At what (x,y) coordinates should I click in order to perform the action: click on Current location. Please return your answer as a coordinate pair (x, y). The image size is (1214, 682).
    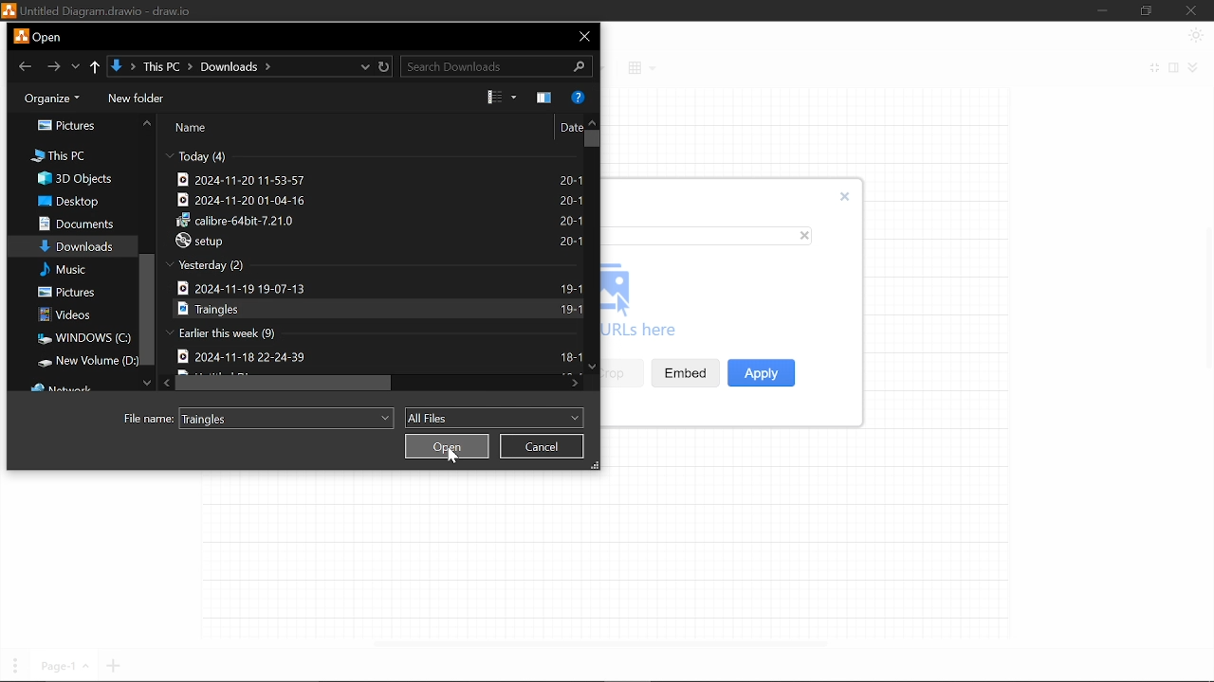
    Looking at the image, I should click on (366, 68).